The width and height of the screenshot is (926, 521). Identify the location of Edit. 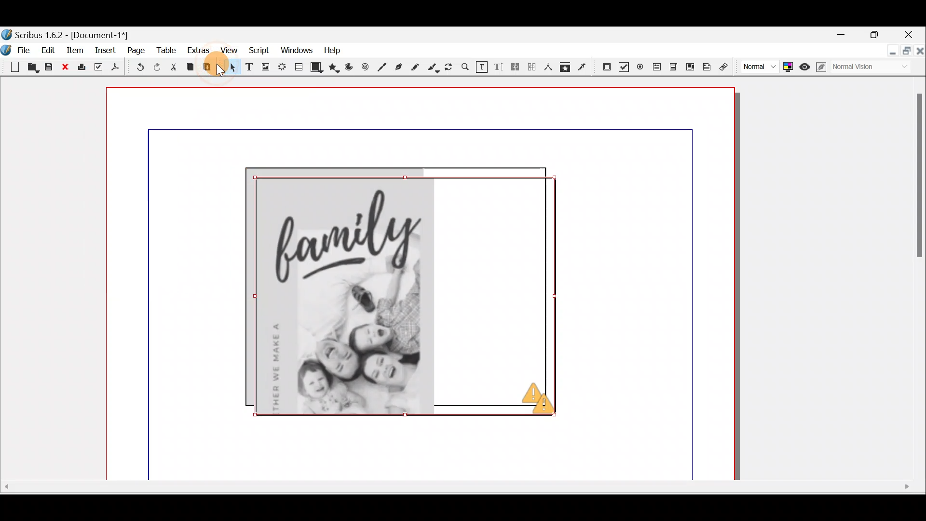
(48, 52).